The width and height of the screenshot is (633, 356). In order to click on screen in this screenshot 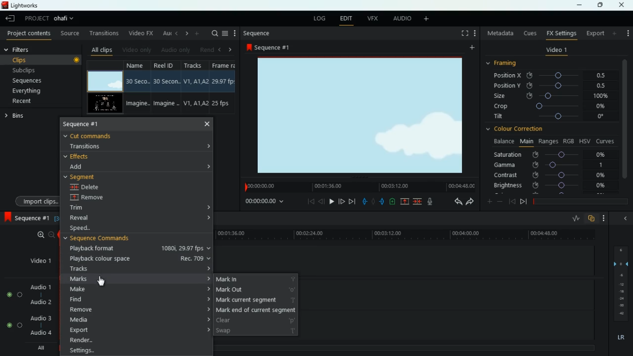, I will do `click(104, 81)`.